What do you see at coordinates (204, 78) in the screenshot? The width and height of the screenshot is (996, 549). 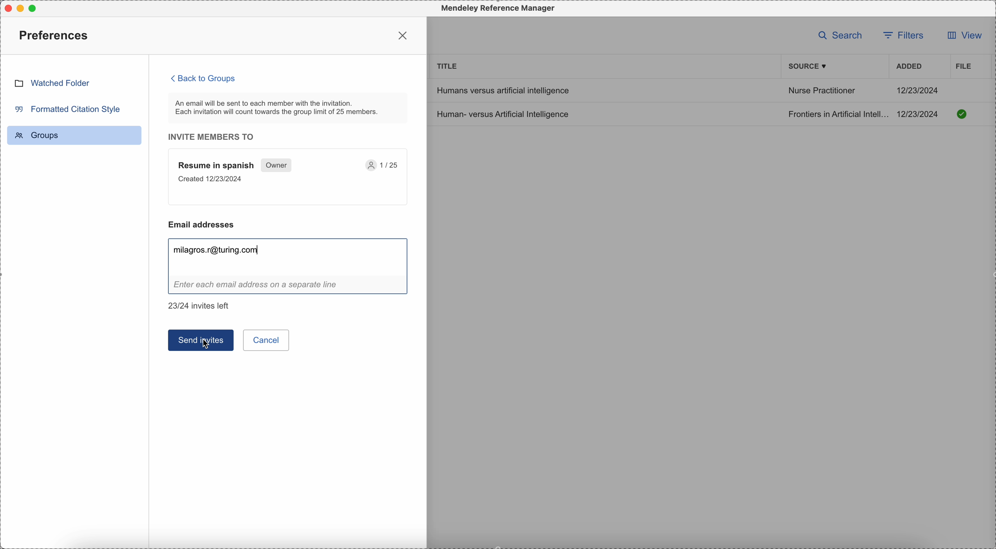 I see `back to groups` at bounding box center [204, 78].